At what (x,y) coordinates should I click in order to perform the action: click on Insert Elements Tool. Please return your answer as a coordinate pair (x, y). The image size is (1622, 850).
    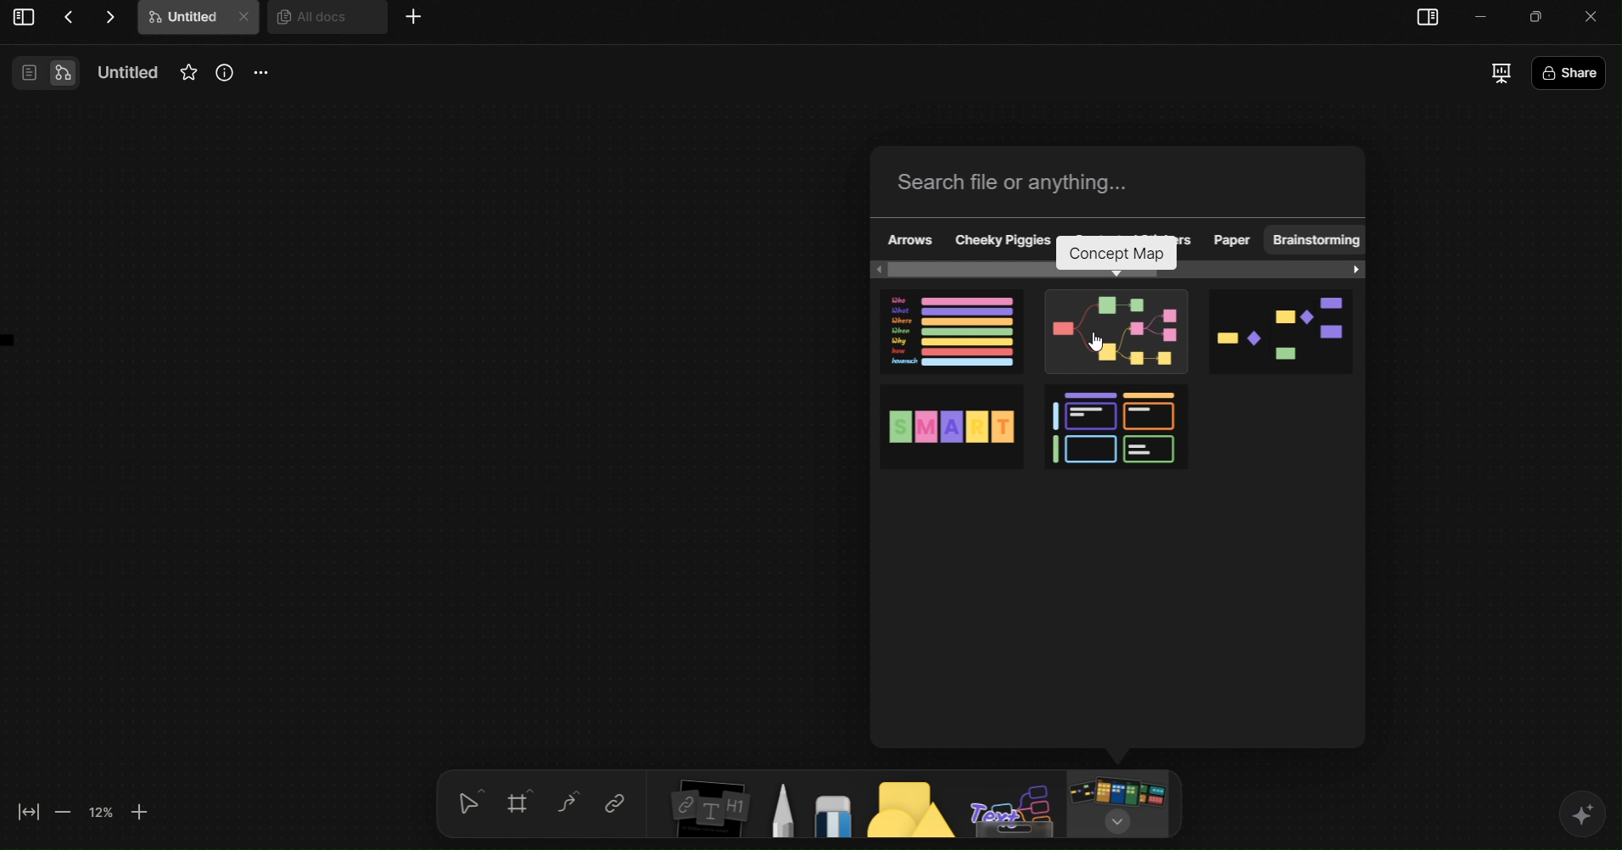
    Looking at the image, I should click on (707, 812).